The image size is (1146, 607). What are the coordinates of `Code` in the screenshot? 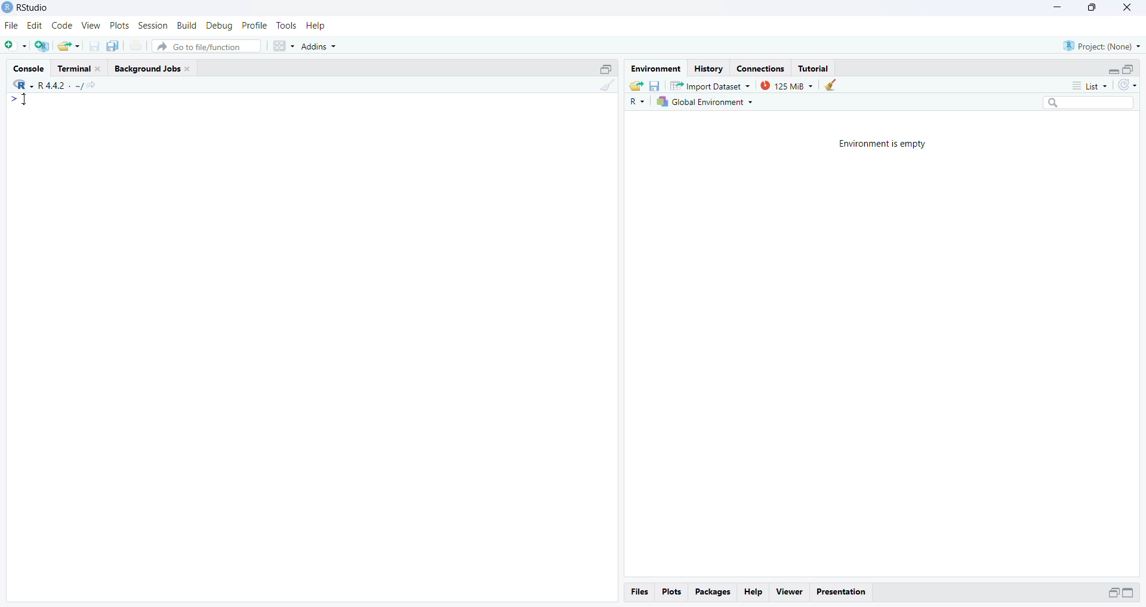 It's located at (61, 26).